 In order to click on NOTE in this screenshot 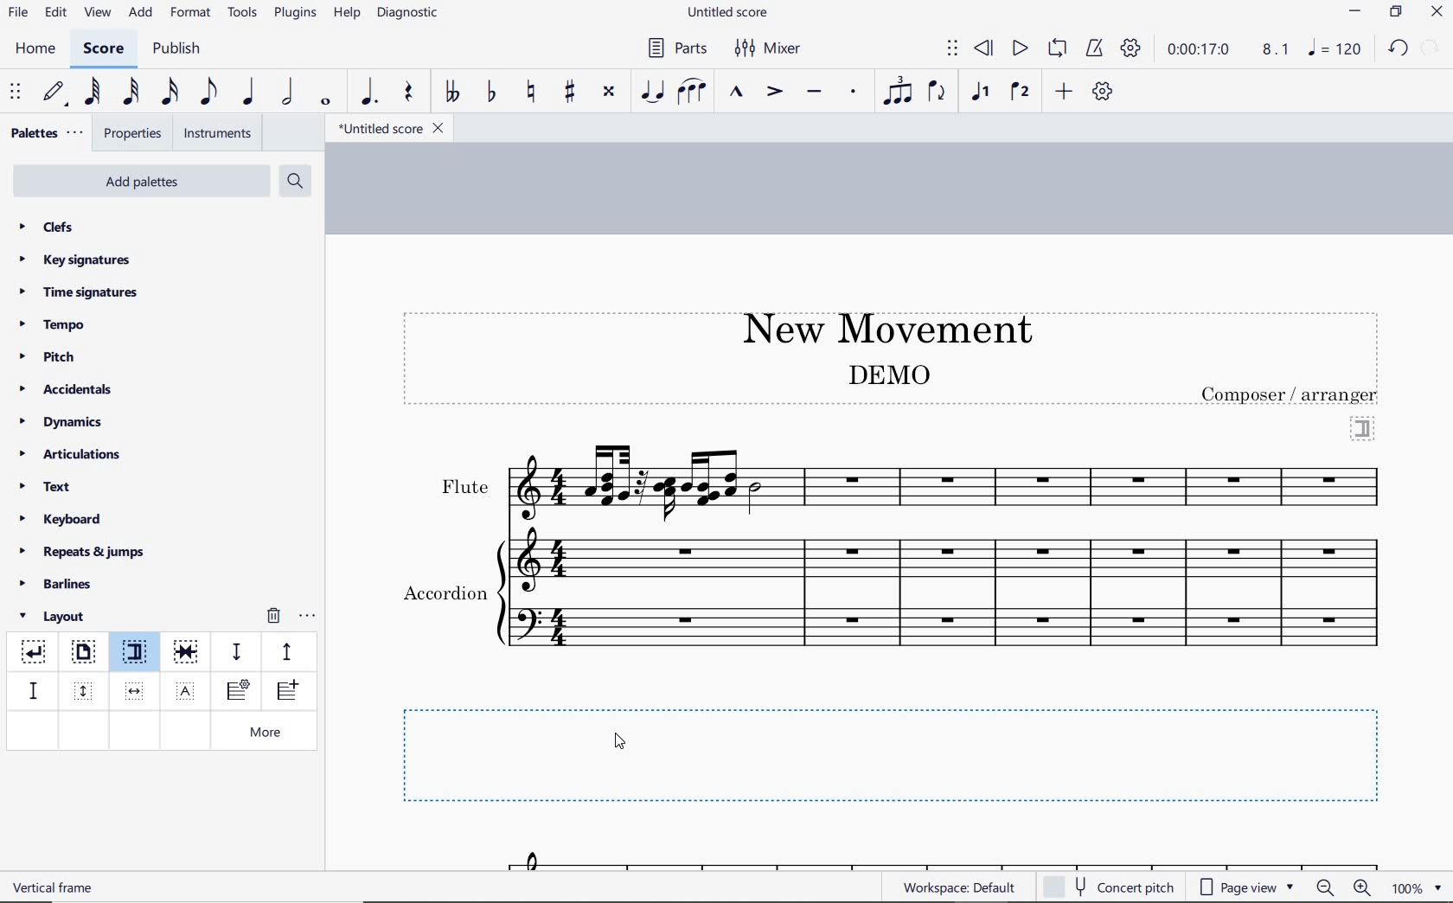, I will do `click(1336, 48)`.